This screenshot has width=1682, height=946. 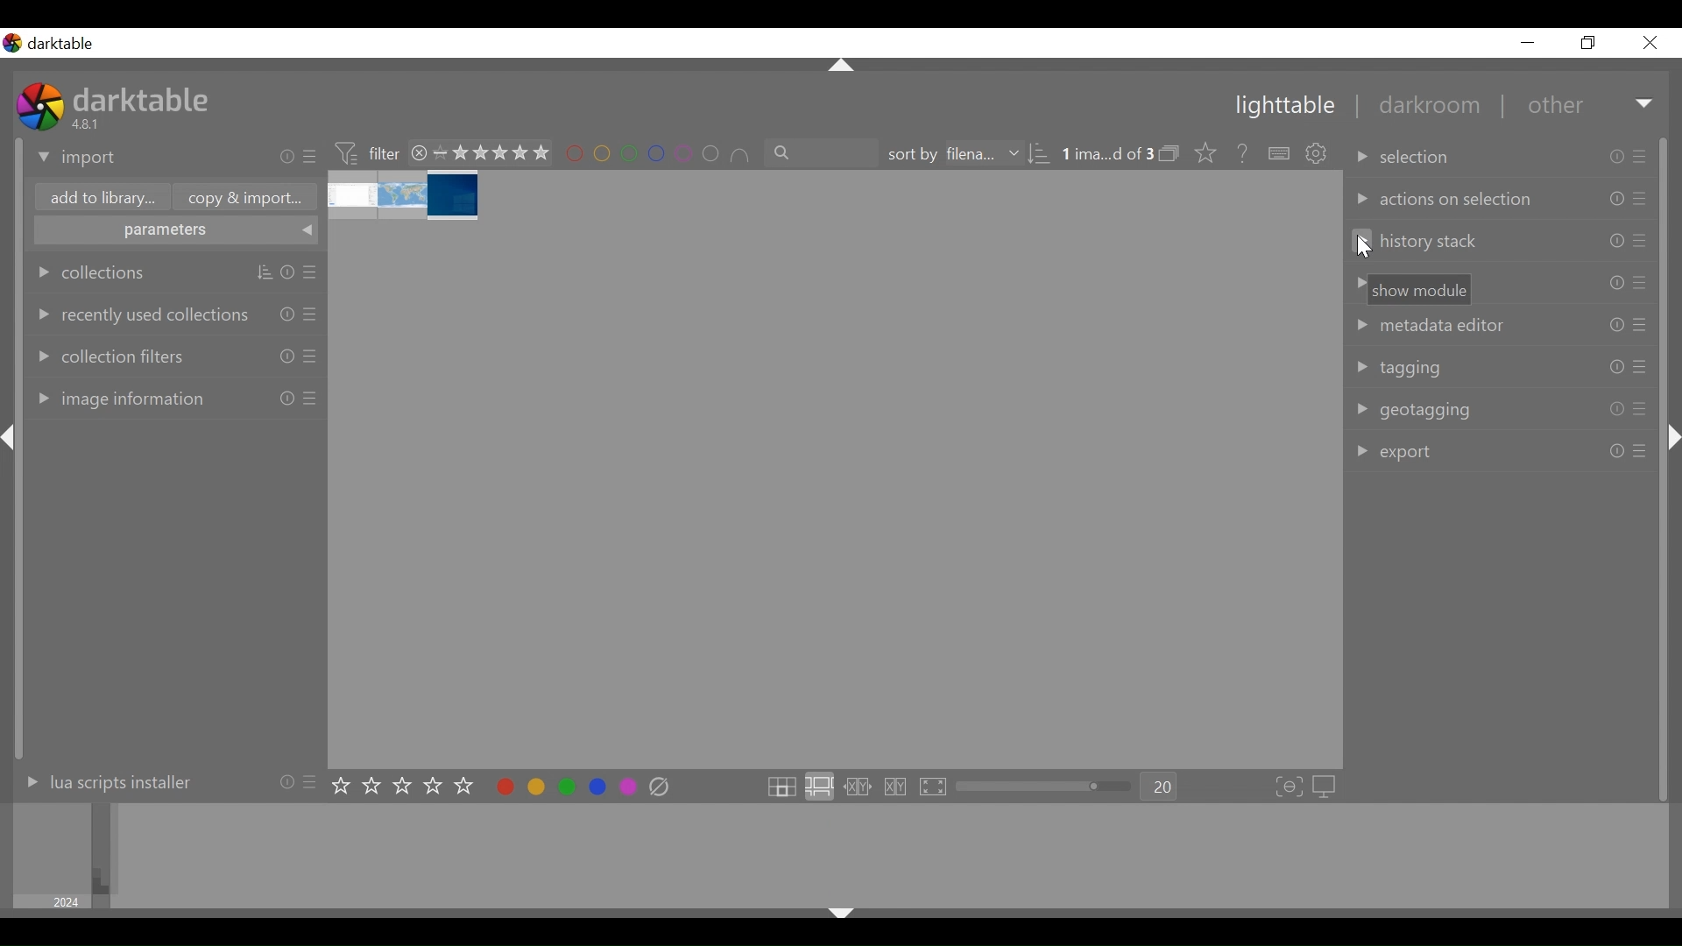 I want to click on style, so click(x=1411, y=290).